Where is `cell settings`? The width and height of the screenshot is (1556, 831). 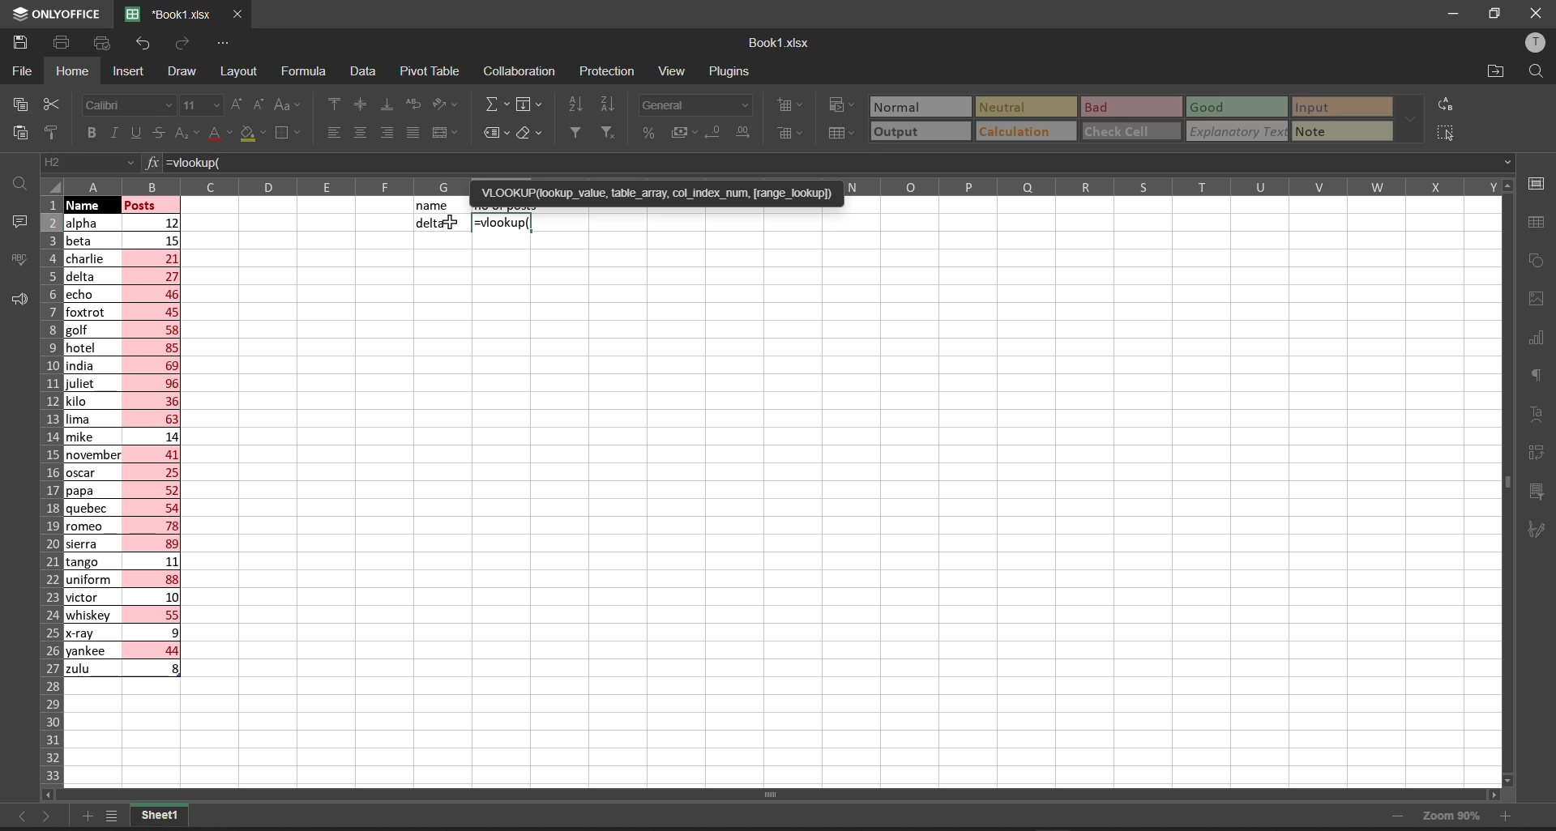
cell settings is located at coordinates (1537, 181).